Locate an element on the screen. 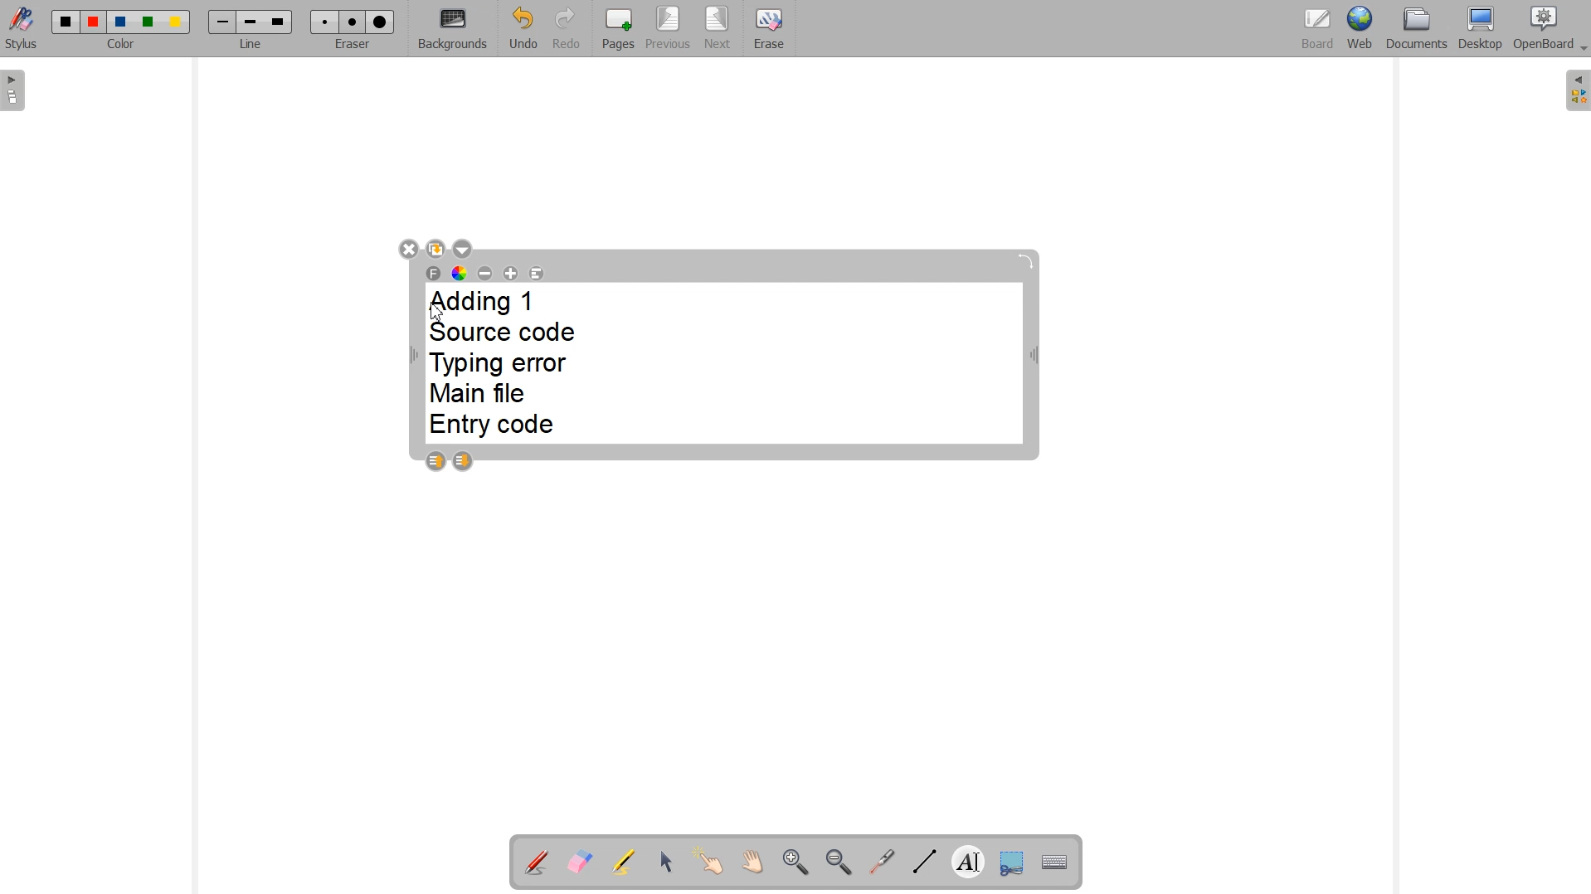 This screenshot has height=894, width=1591. Color 2 is located at coordinates (95, 22).